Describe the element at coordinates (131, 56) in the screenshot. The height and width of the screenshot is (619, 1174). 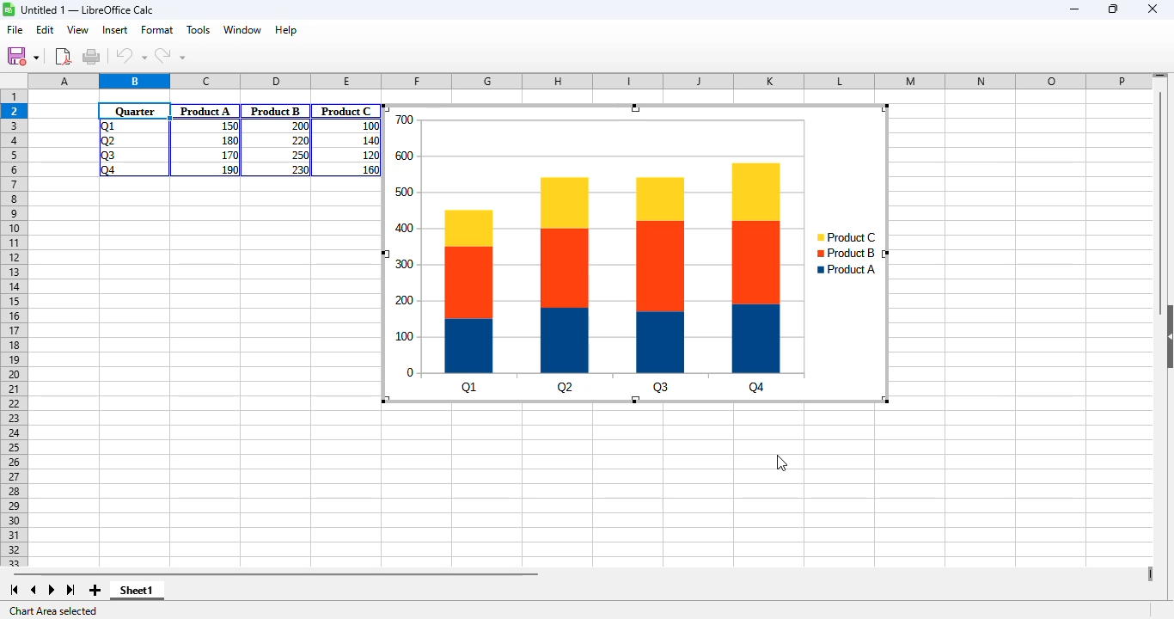
I see `undo` at that location.